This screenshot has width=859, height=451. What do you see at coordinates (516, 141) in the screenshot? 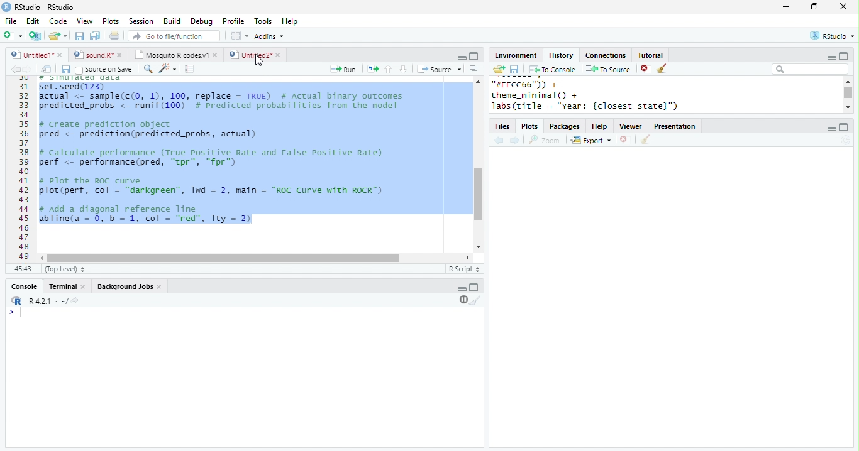
I see `forward` at bounding box center [516, 141].